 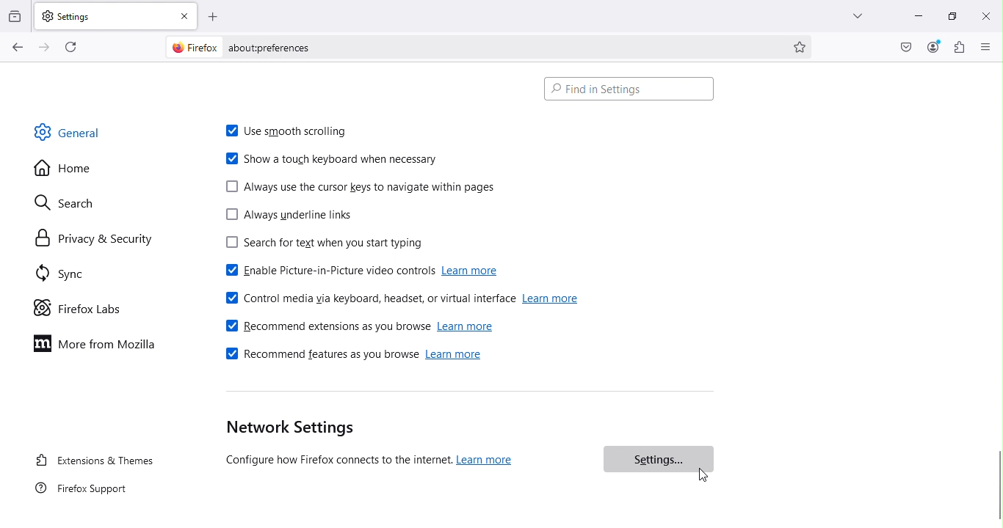 I want to click on Reload the current page, so click(x=68, y=46).